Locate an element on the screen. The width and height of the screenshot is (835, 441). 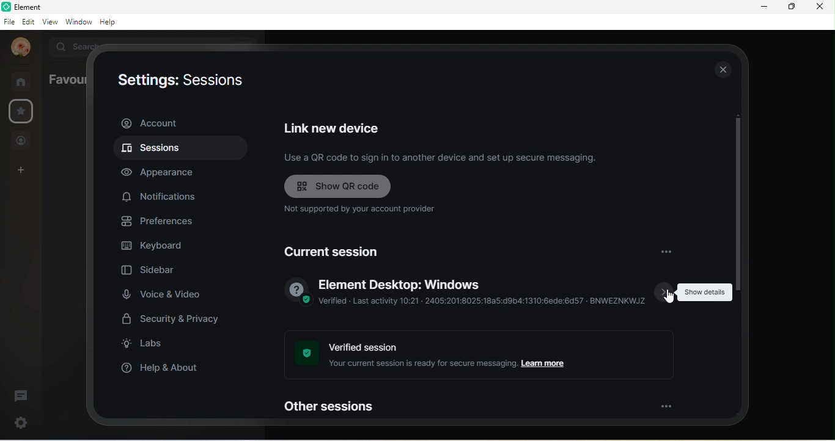
link new device is located at coordinates (331, 128).